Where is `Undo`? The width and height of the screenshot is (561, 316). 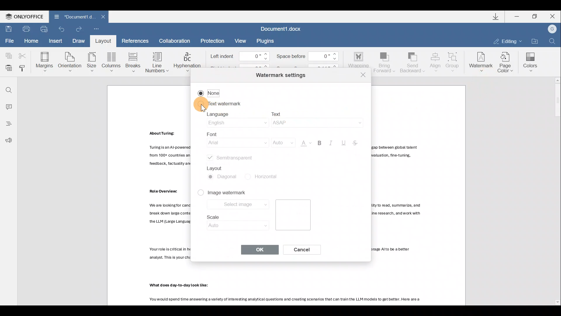 Undo is located at coordinates (63, 29).